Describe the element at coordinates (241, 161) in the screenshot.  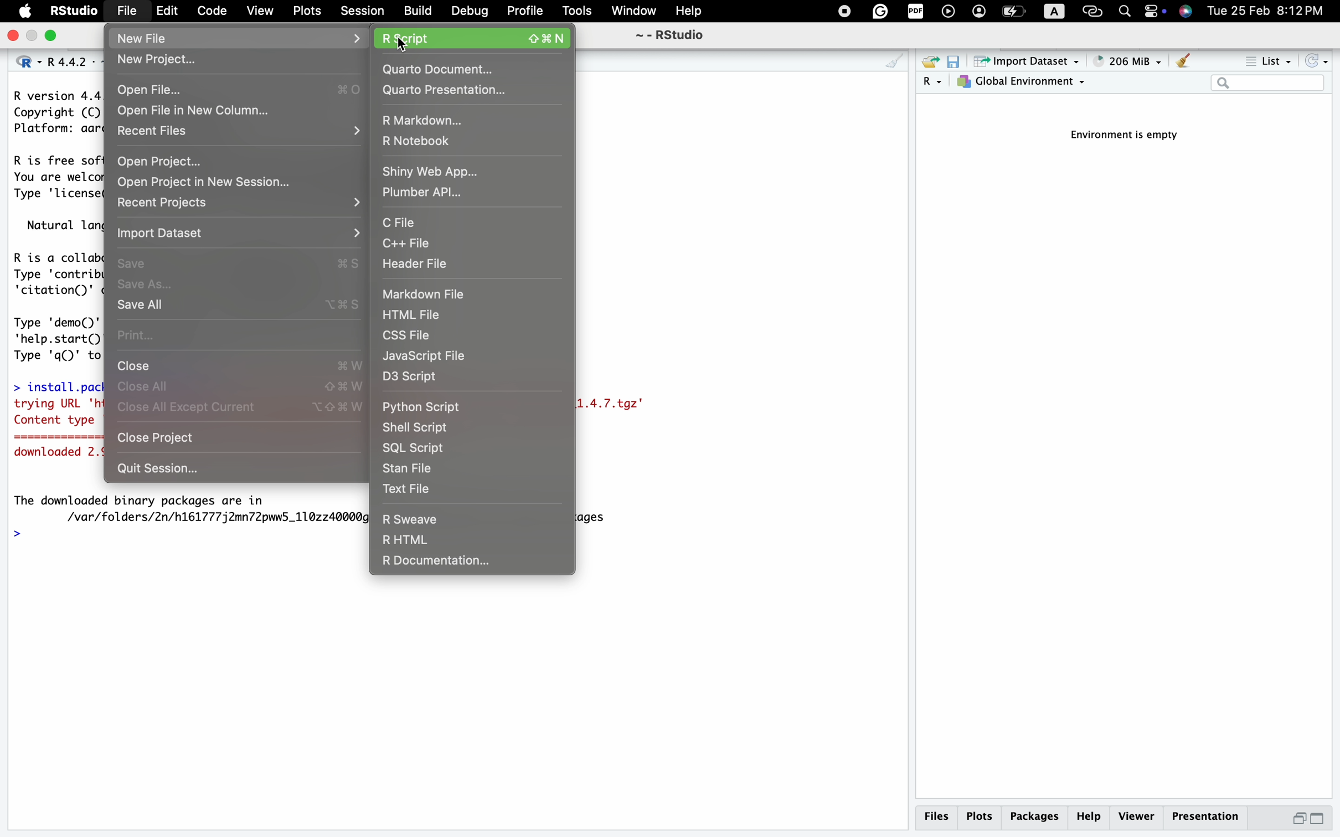
I see `open project` at that location.